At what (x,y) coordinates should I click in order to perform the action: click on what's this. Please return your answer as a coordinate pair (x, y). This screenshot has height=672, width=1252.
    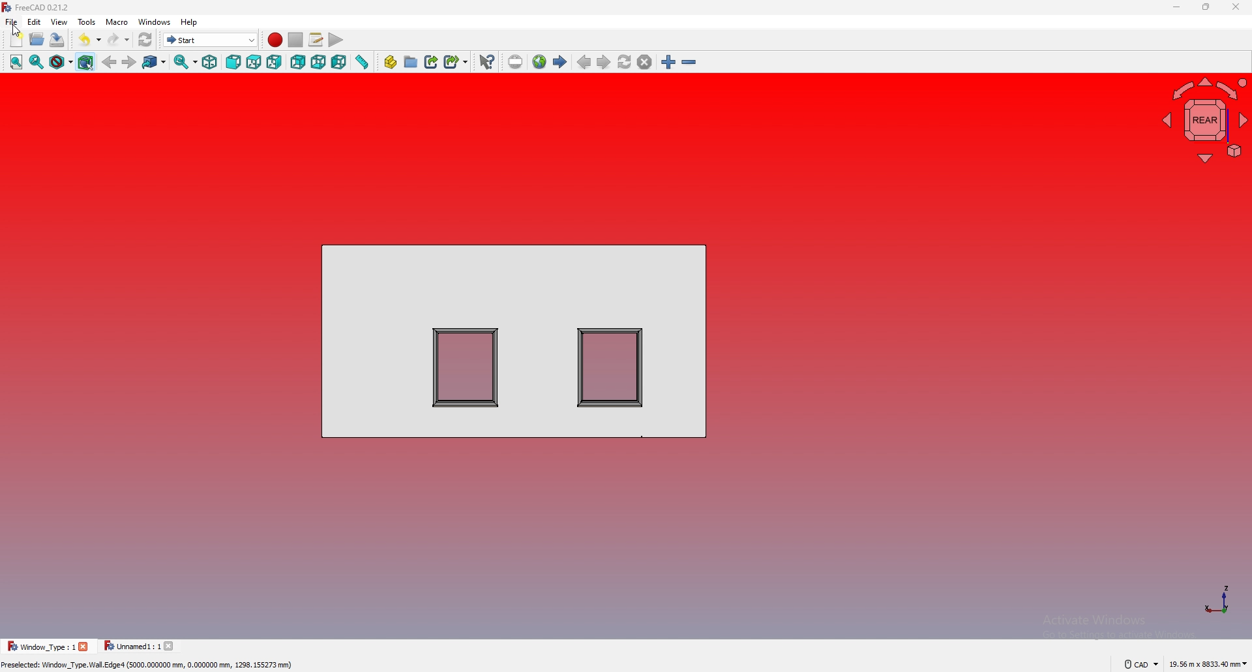
    Looking at the image, I should click on (486, 63).